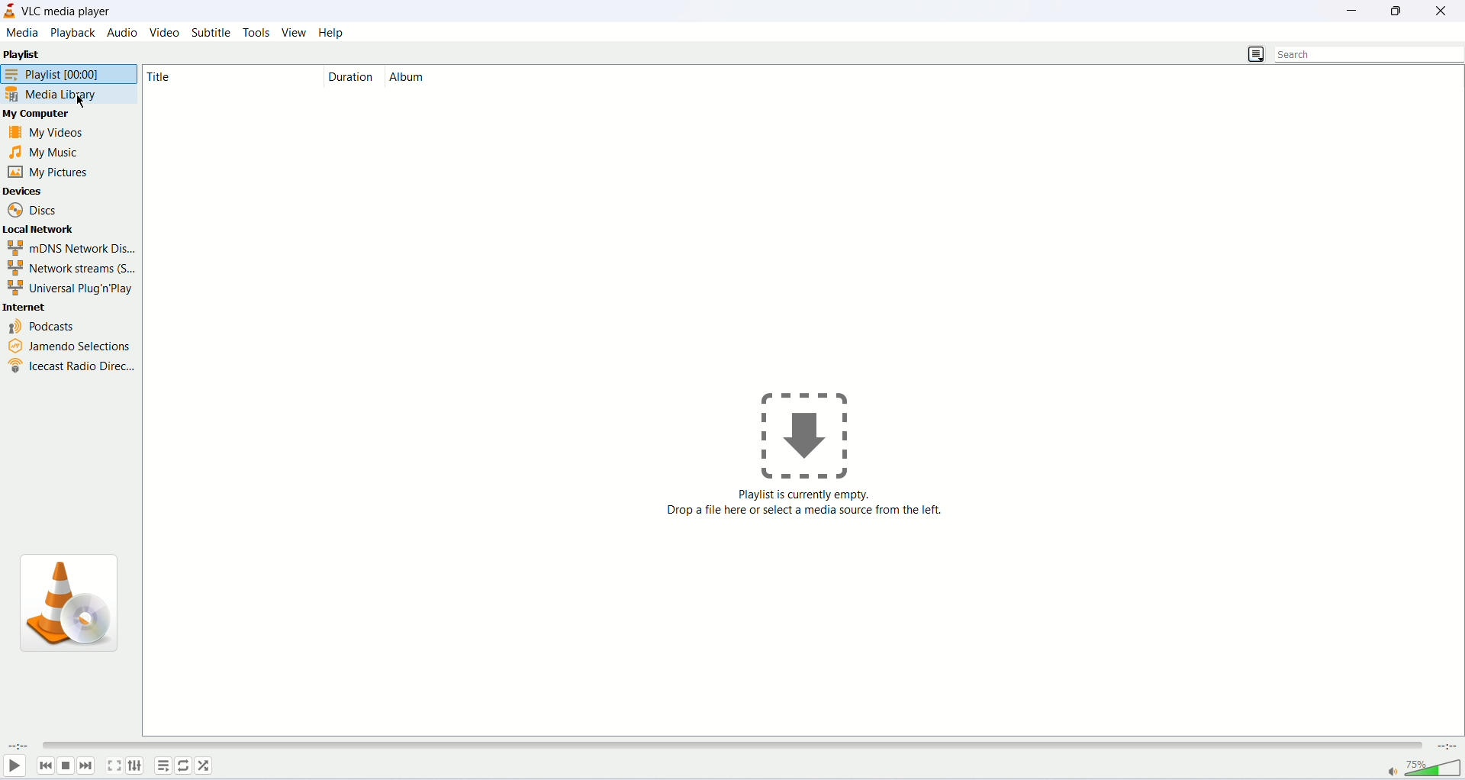  I want to click on view, so click(294, 32).